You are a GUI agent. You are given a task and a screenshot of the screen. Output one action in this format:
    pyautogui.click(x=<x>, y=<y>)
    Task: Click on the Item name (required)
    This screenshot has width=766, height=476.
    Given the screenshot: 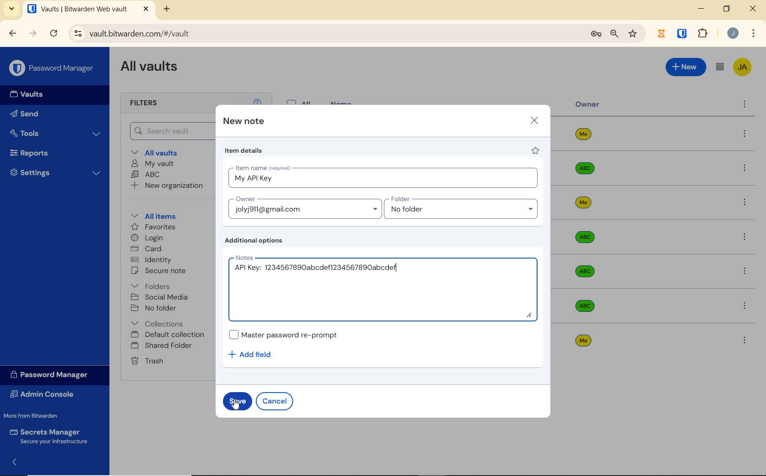 What is the action you would take?
    pyautogui.click(x=262, y=166)
    